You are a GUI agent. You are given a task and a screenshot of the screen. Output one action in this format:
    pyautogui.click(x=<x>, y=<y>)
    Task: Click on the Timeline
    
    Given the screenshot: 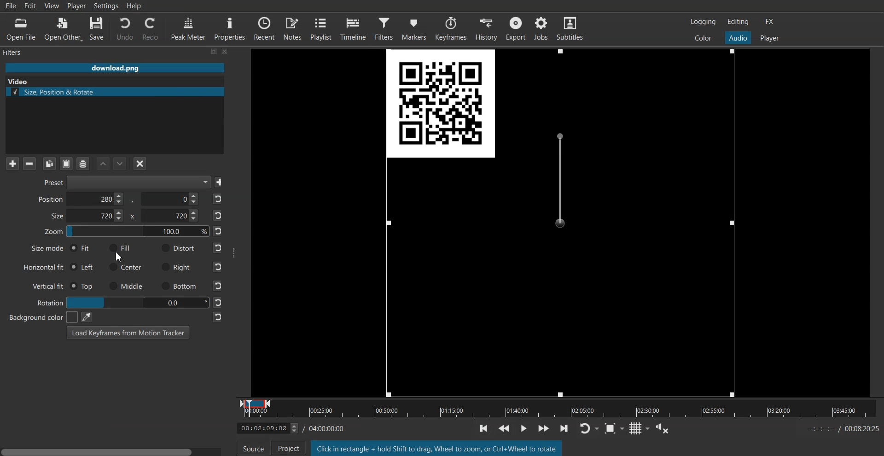 What is the action you would take?
    pyautogui.click(x=262, y=429)
    